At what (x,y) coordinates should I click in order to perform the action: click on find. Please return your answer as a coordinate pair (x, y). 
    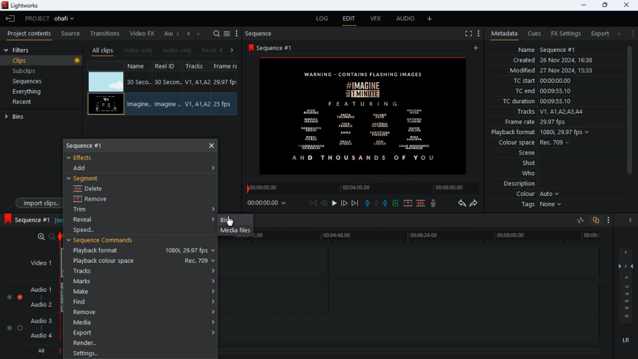
    Looking at the image, I should click on (143, 303).